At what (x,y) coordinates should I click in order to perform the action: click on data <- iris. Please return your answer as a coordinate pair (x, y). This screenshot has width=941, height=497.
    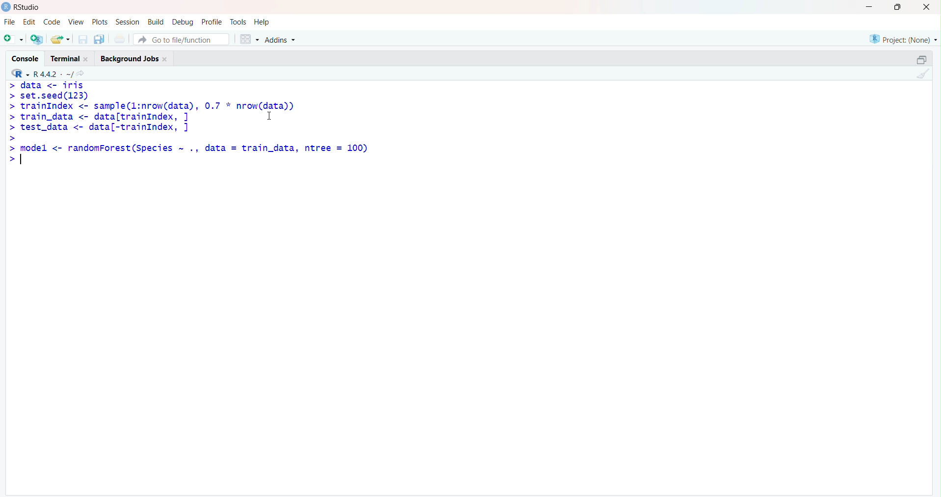
    Looking at the image, I should click on (53, 85).